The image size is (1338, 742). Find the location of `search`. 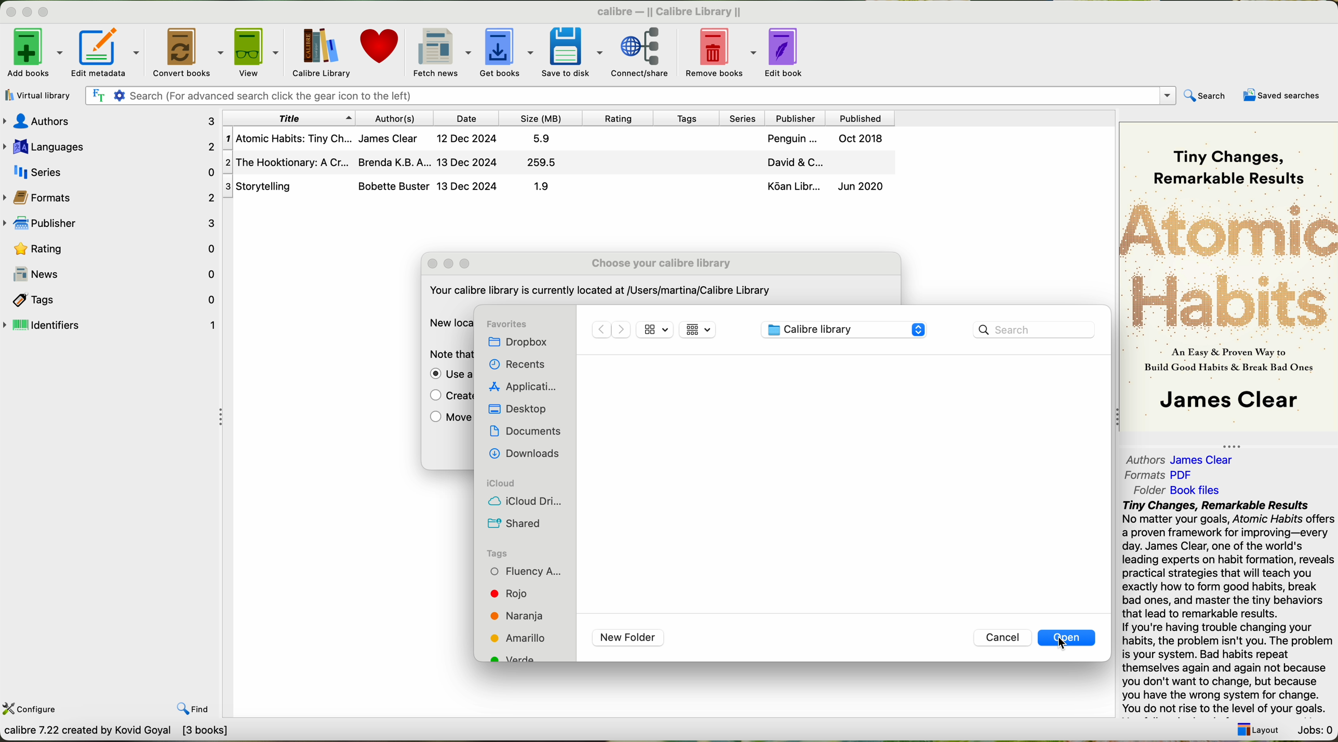

search is located at coordinates (1207, 96).